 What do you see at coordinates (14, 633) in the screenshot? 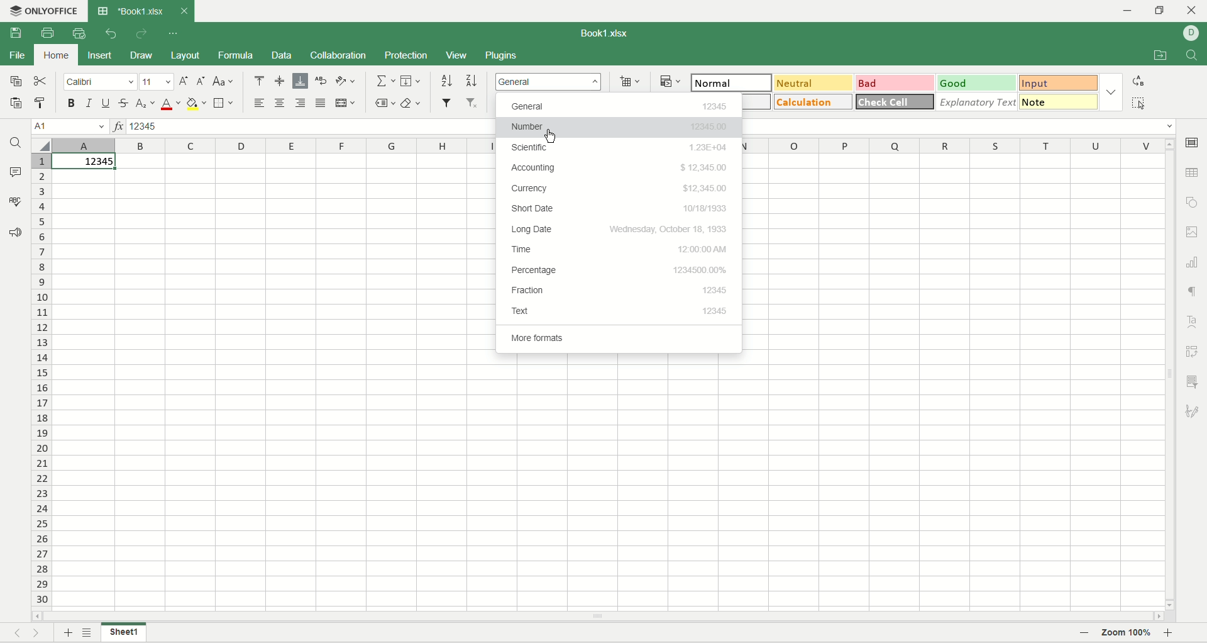
I see `previous` at bounding box center [14, 633].